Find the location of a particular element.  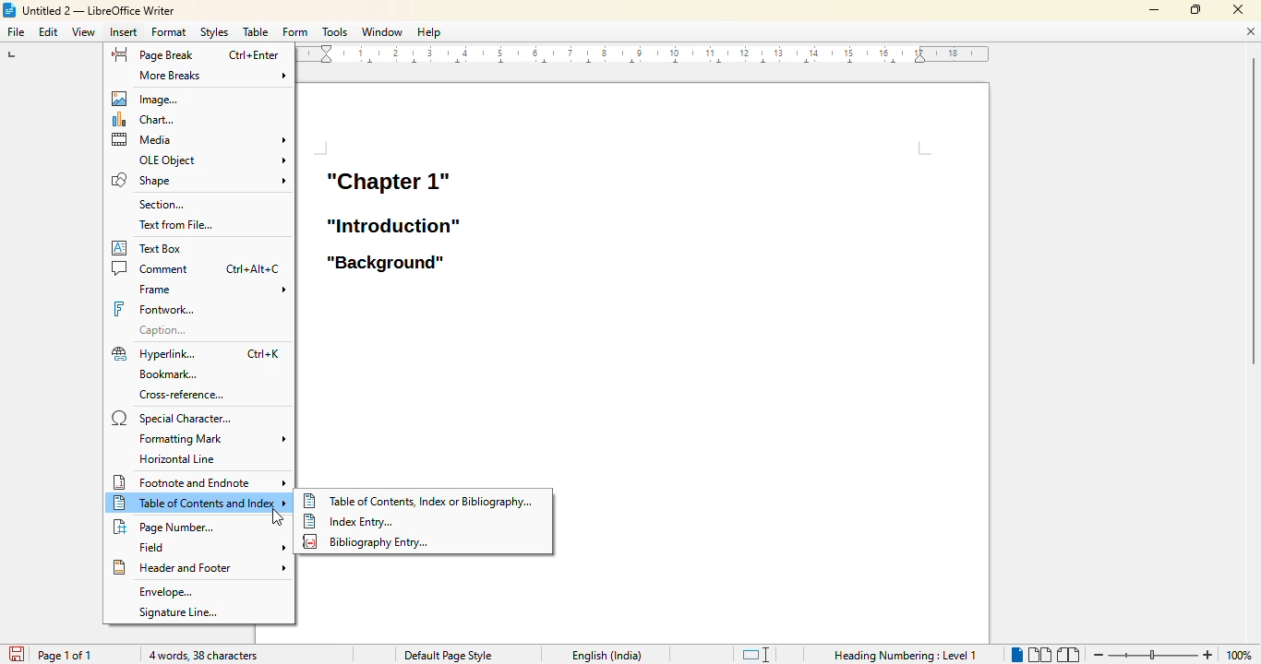

title is located at coordinates (89, 10).